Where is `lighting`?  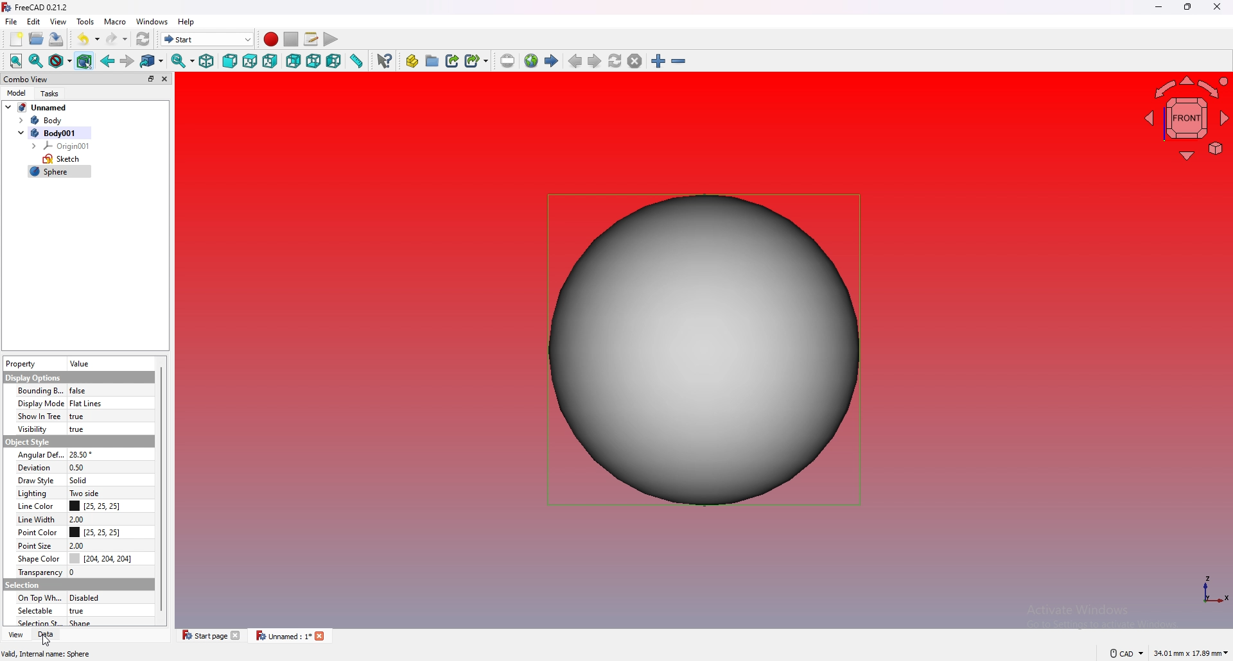
lighting is located at coordinates (76, 493).